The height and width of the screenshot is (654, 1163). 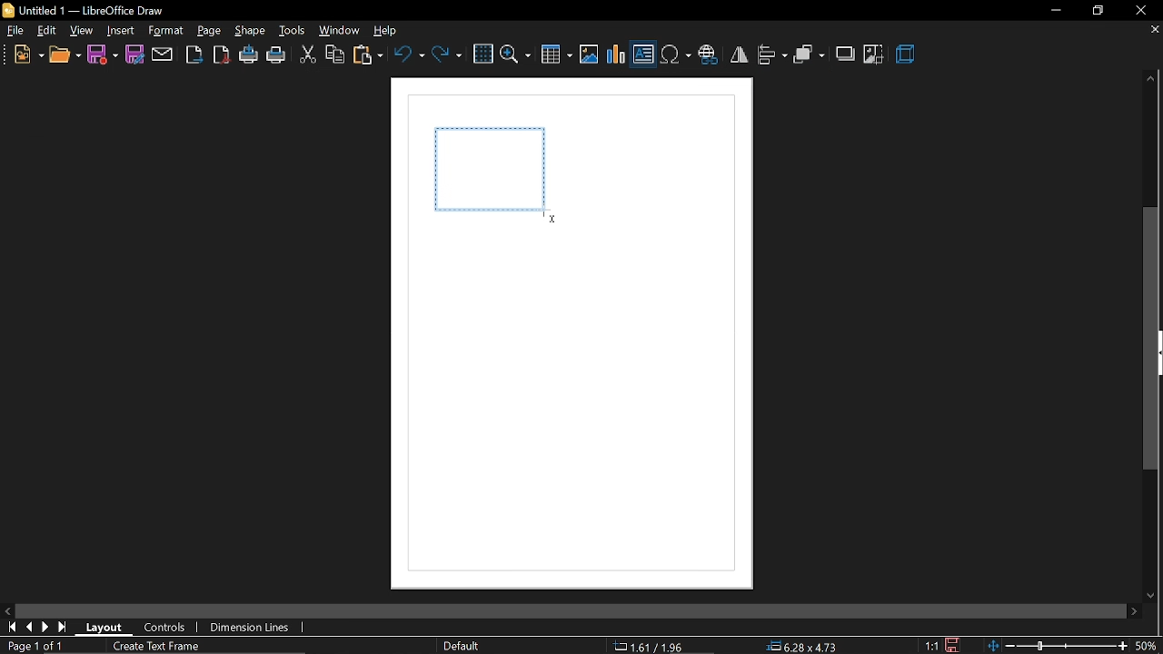 I want to click on zoom, so click(x=516, y=54).